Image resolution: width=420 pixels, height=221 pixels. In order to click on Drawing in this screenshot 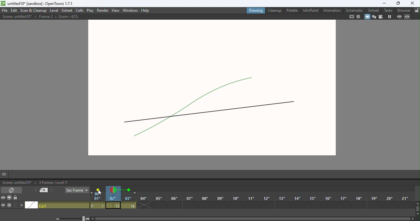, I will do `click(256, 10)`.